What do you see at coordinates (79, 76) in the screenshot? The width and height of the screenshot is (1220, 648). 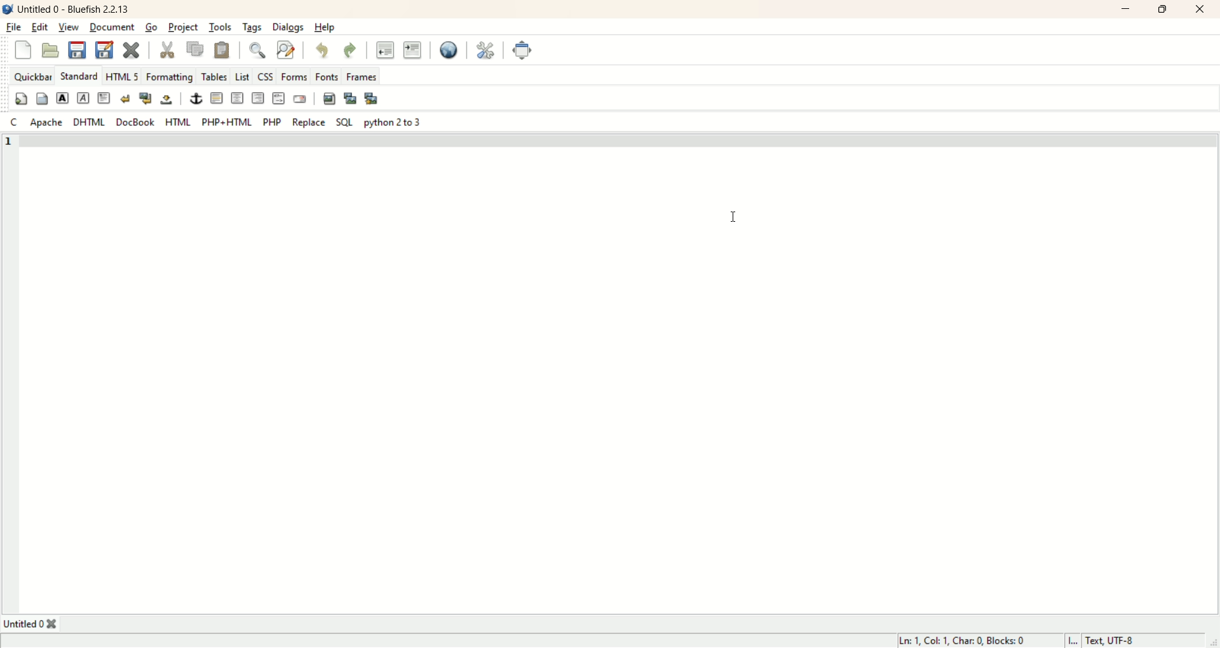 I see `STANDARD` at bounding box center [79, 76].